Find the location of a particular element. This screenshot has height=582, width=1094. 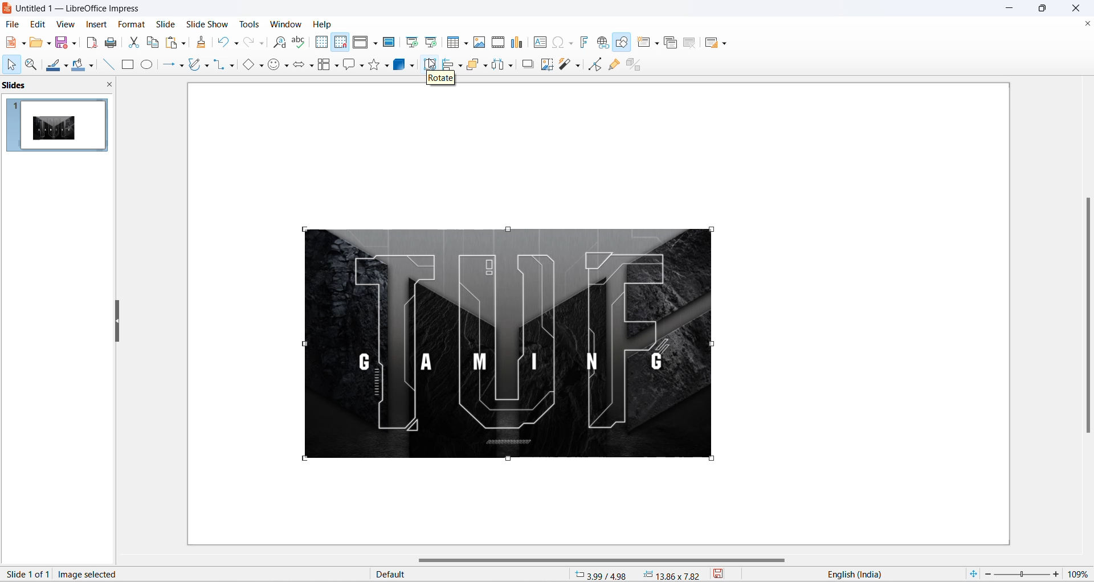

display grid is located at coordinates (321, 42).